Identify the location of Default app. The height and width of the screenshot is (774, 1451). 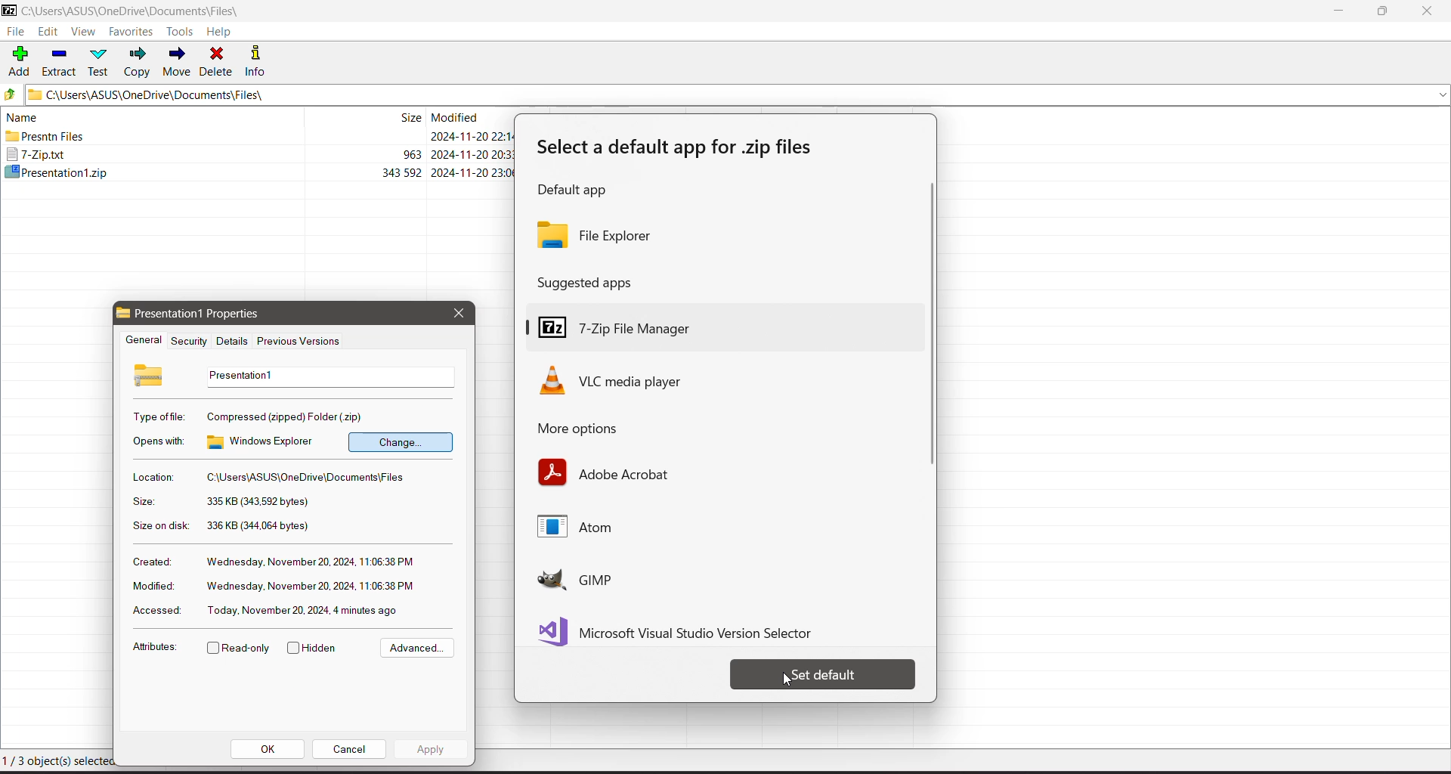
(577, 191).